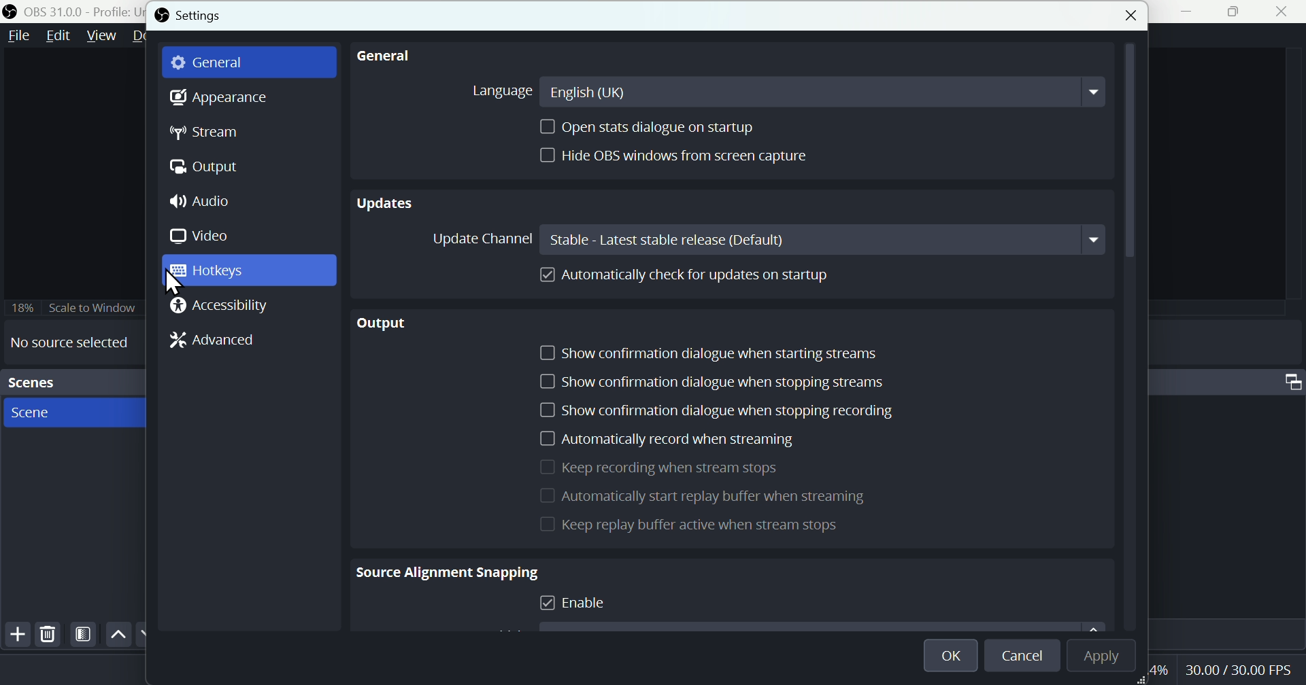 The height and width of the screenshot is (685, 1306). Describe the element at coordinates (665, 468) in the screenshot. I see `Keep recording when streams stops` at that location.